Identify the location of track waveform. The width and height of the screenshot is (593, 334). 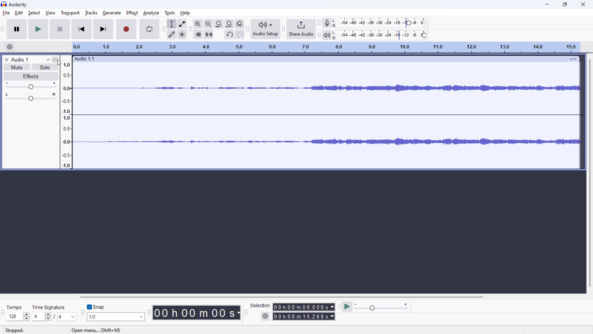
(327, 88).